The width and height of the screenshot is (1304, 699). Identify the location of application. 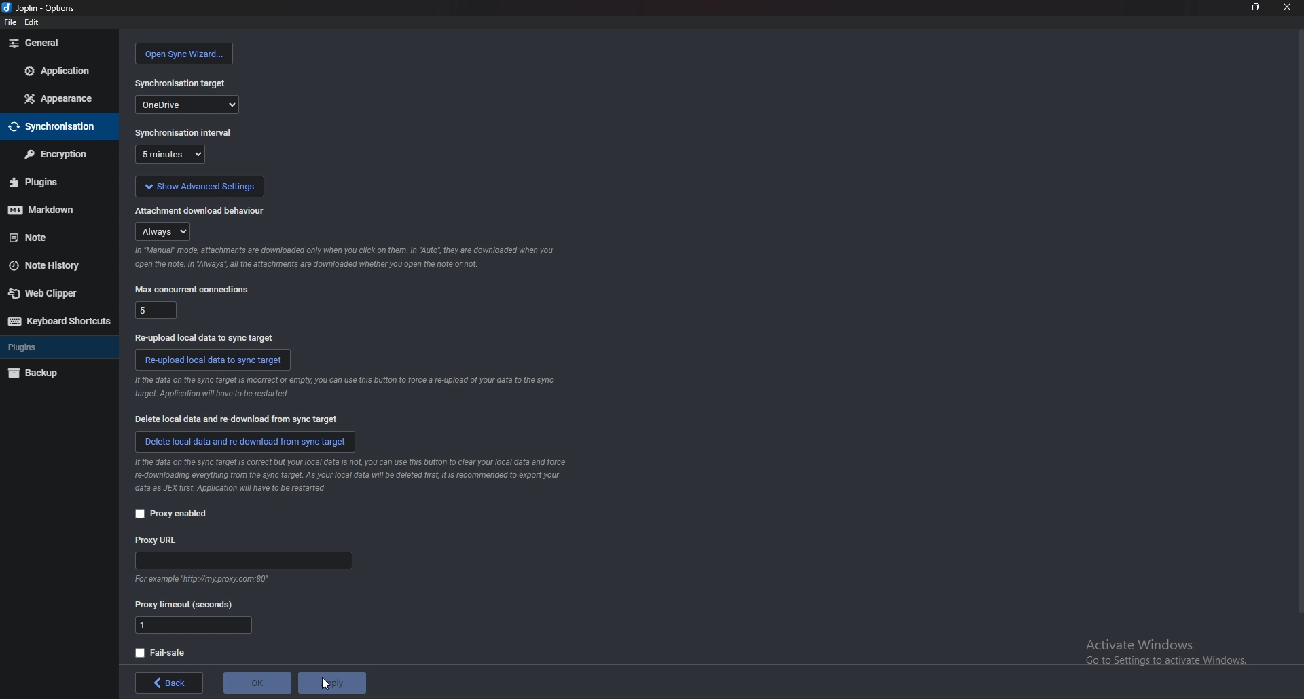
(57, 70).